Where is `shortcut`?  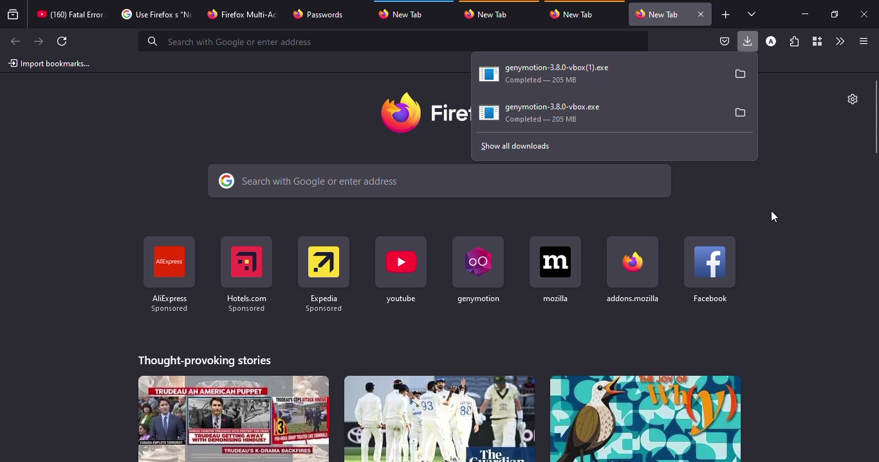
shortcut is located at coordinates (402, 272).